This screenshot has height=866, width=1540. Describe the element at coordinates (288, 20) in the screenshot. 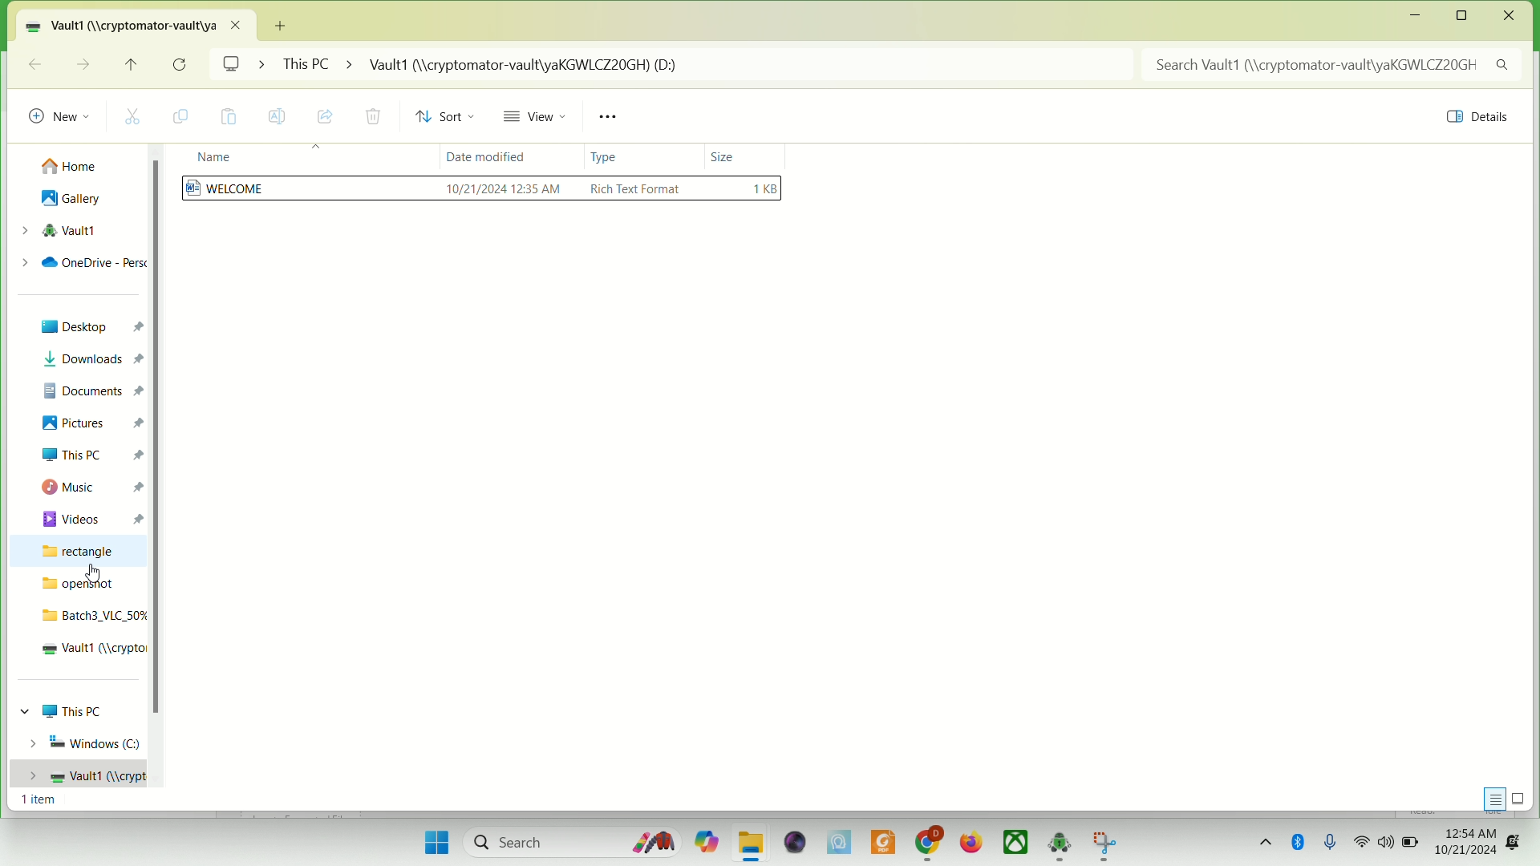

I see `Add` at that location.